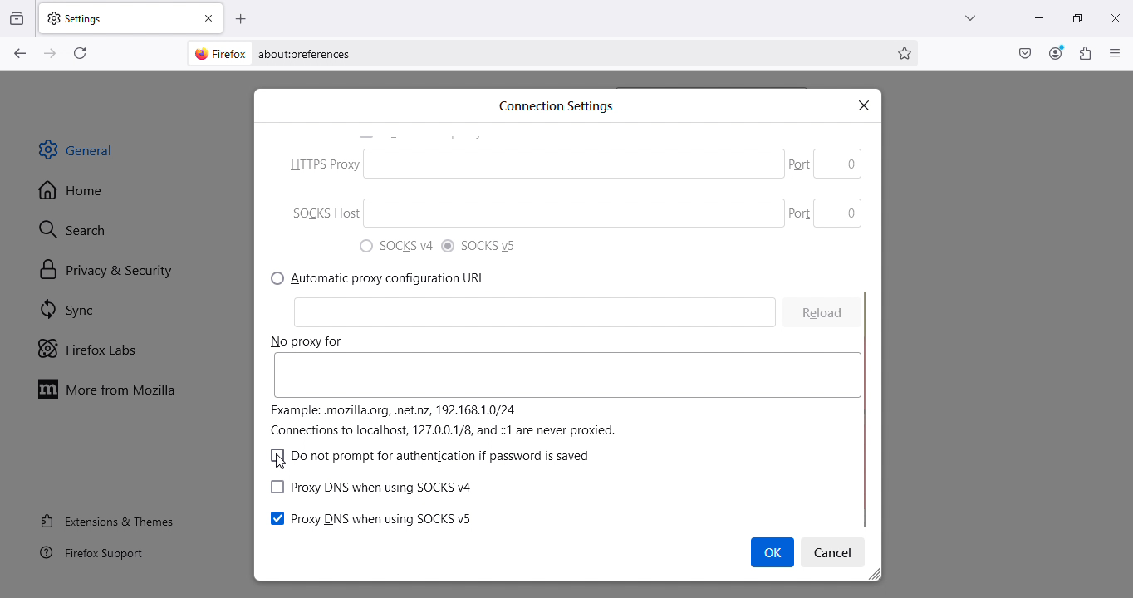 The height and width of the screenshot is (598, 1133). I want to click on Save to pocket, so click(1026, 53).